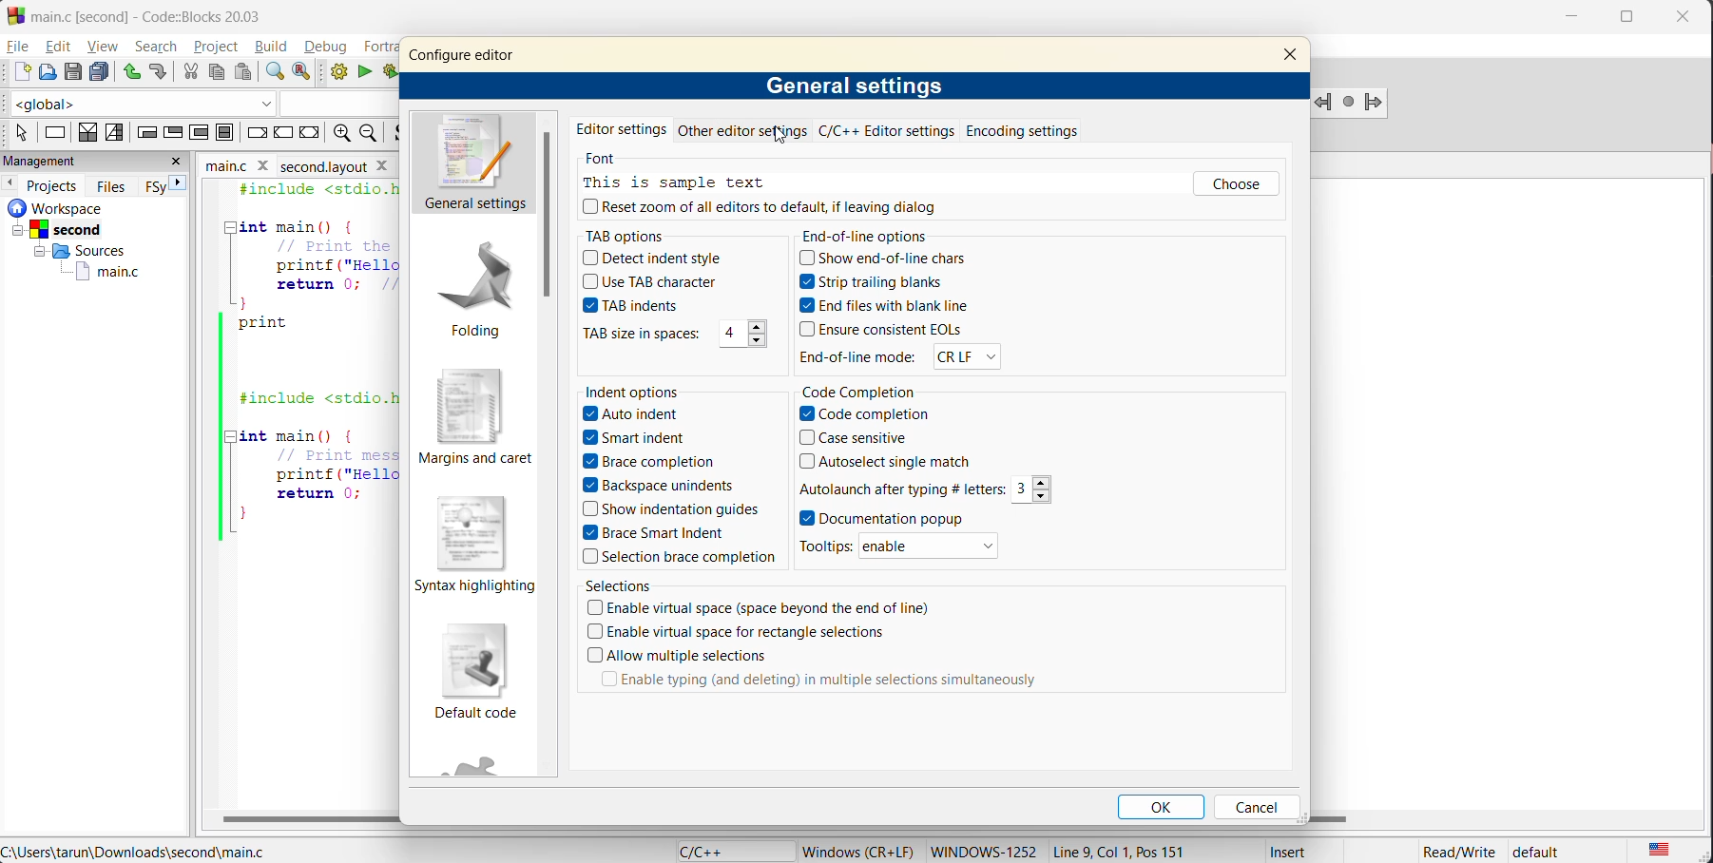 The width and height of the screenshot is (1713, 863). What do you see at coordinates (745, 131) in the screenshot?
I see `other editor settings` at bounding box center [745, 131].